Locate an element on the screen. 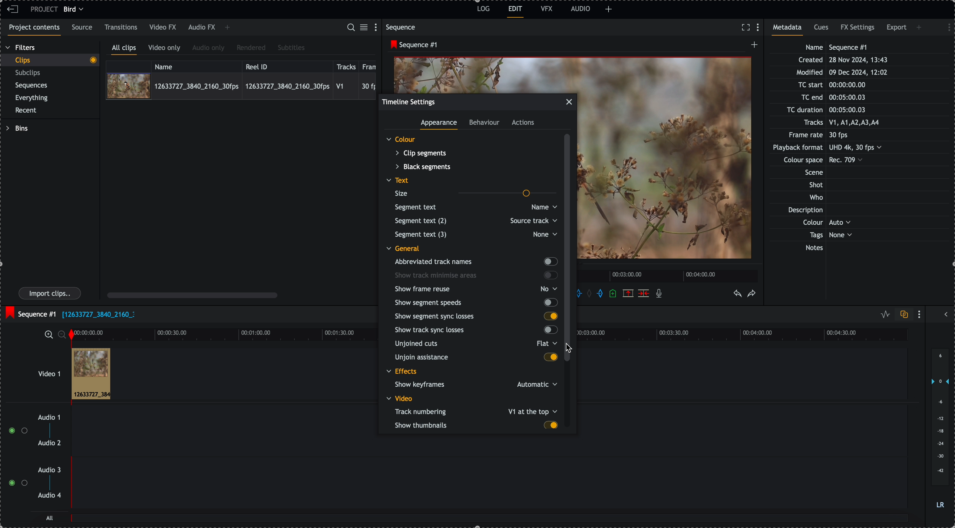 This screenshot has height=528, width=955. search for assets or bins is located at coordinates (350, 28).